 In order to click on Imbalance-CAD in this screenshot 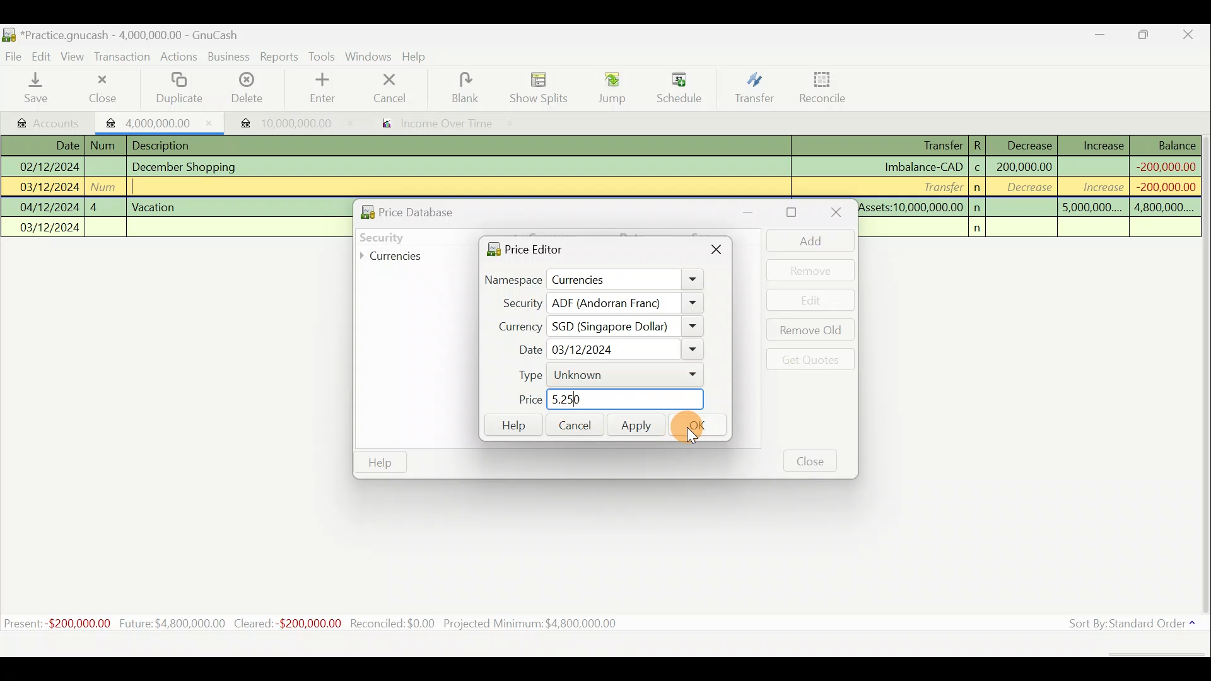, I will do `click(923, 166)`.